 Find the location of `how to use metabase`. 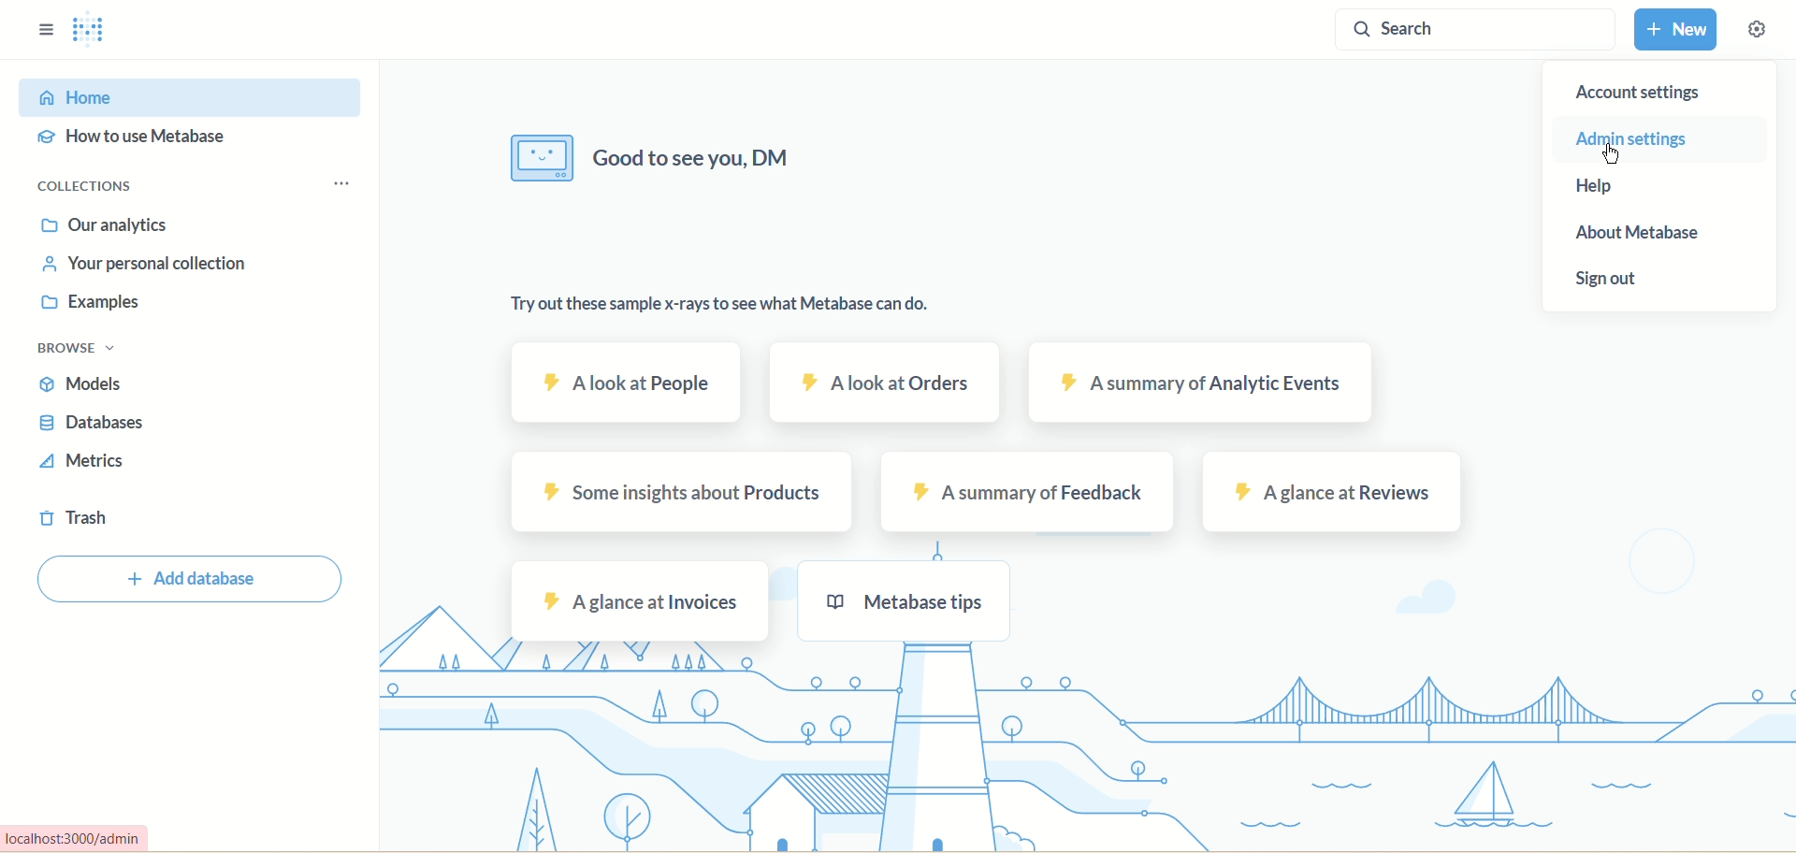

how to use metabase is located at coordinates (134, 137).